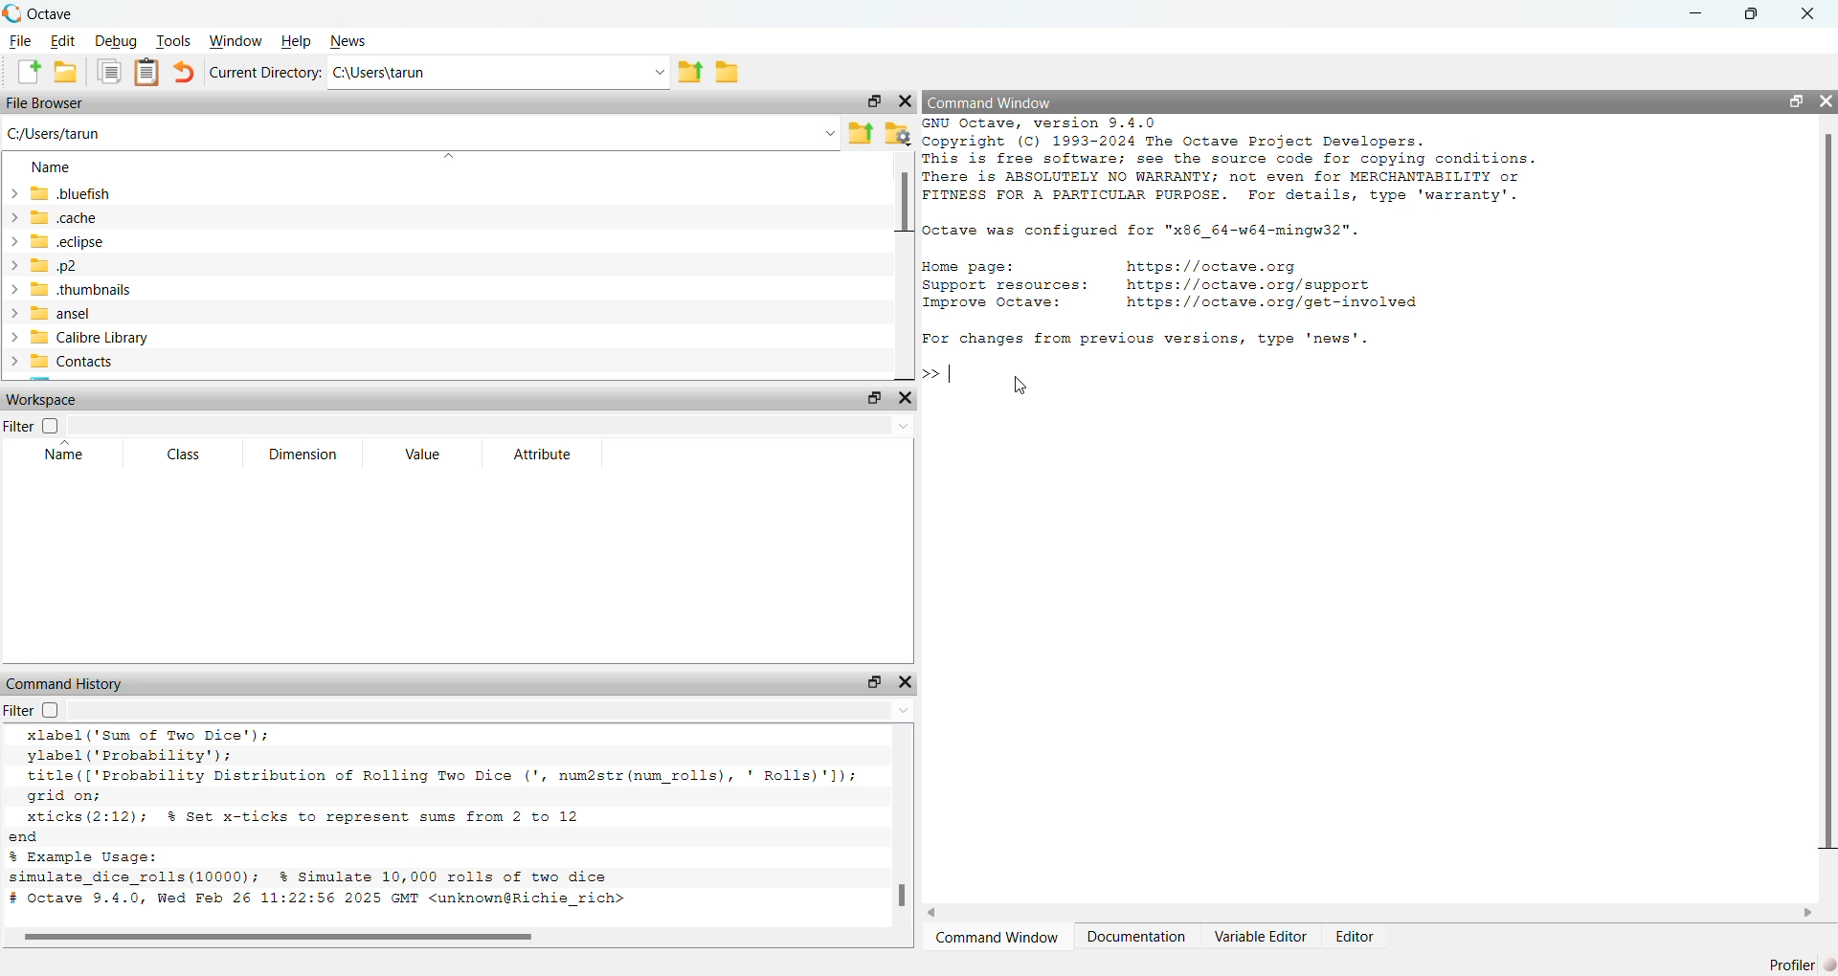 This screenshot has height=976, width=1838. Describe the element at coordinates (58, 243) in the screenshot. I see `.eclipse` at that location.